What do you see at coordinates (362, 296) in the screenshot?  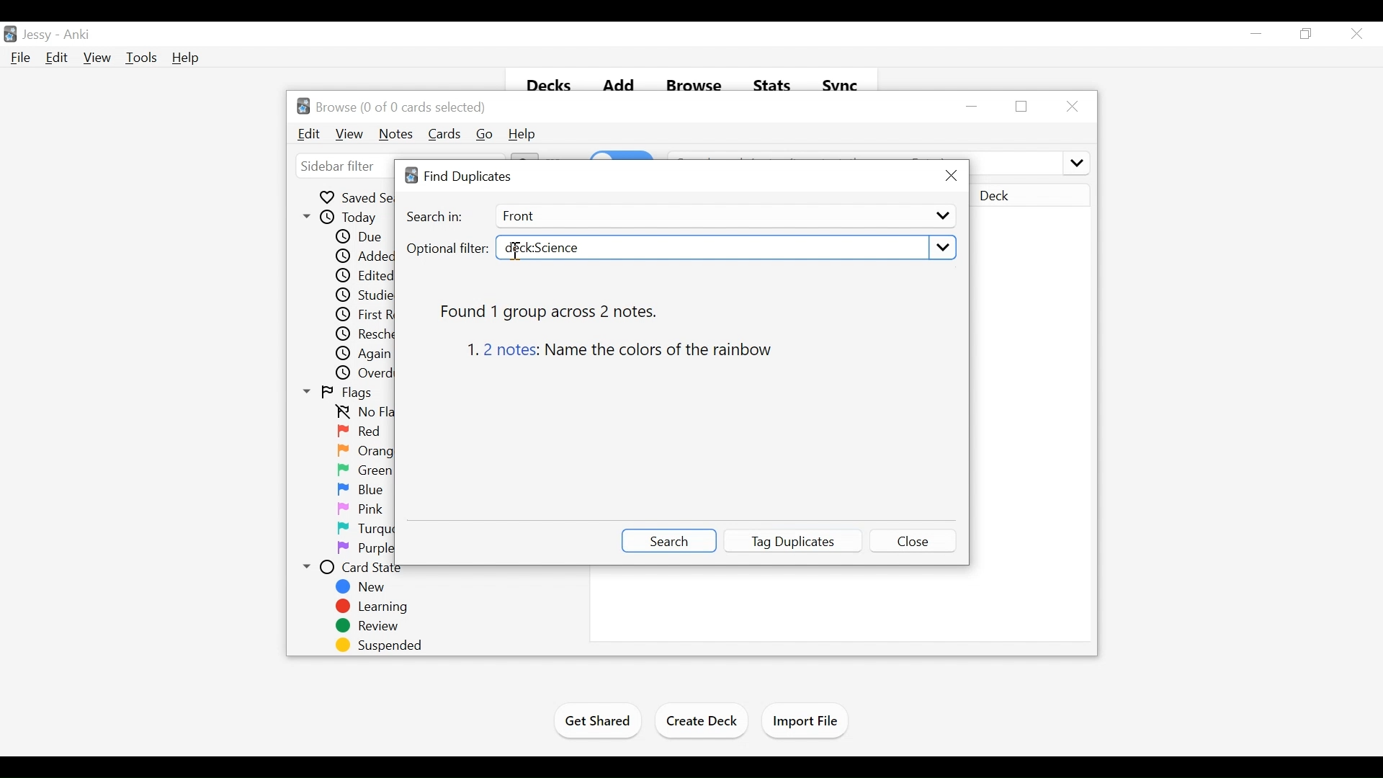 I see `Studied` at bounding box center [362, 296].